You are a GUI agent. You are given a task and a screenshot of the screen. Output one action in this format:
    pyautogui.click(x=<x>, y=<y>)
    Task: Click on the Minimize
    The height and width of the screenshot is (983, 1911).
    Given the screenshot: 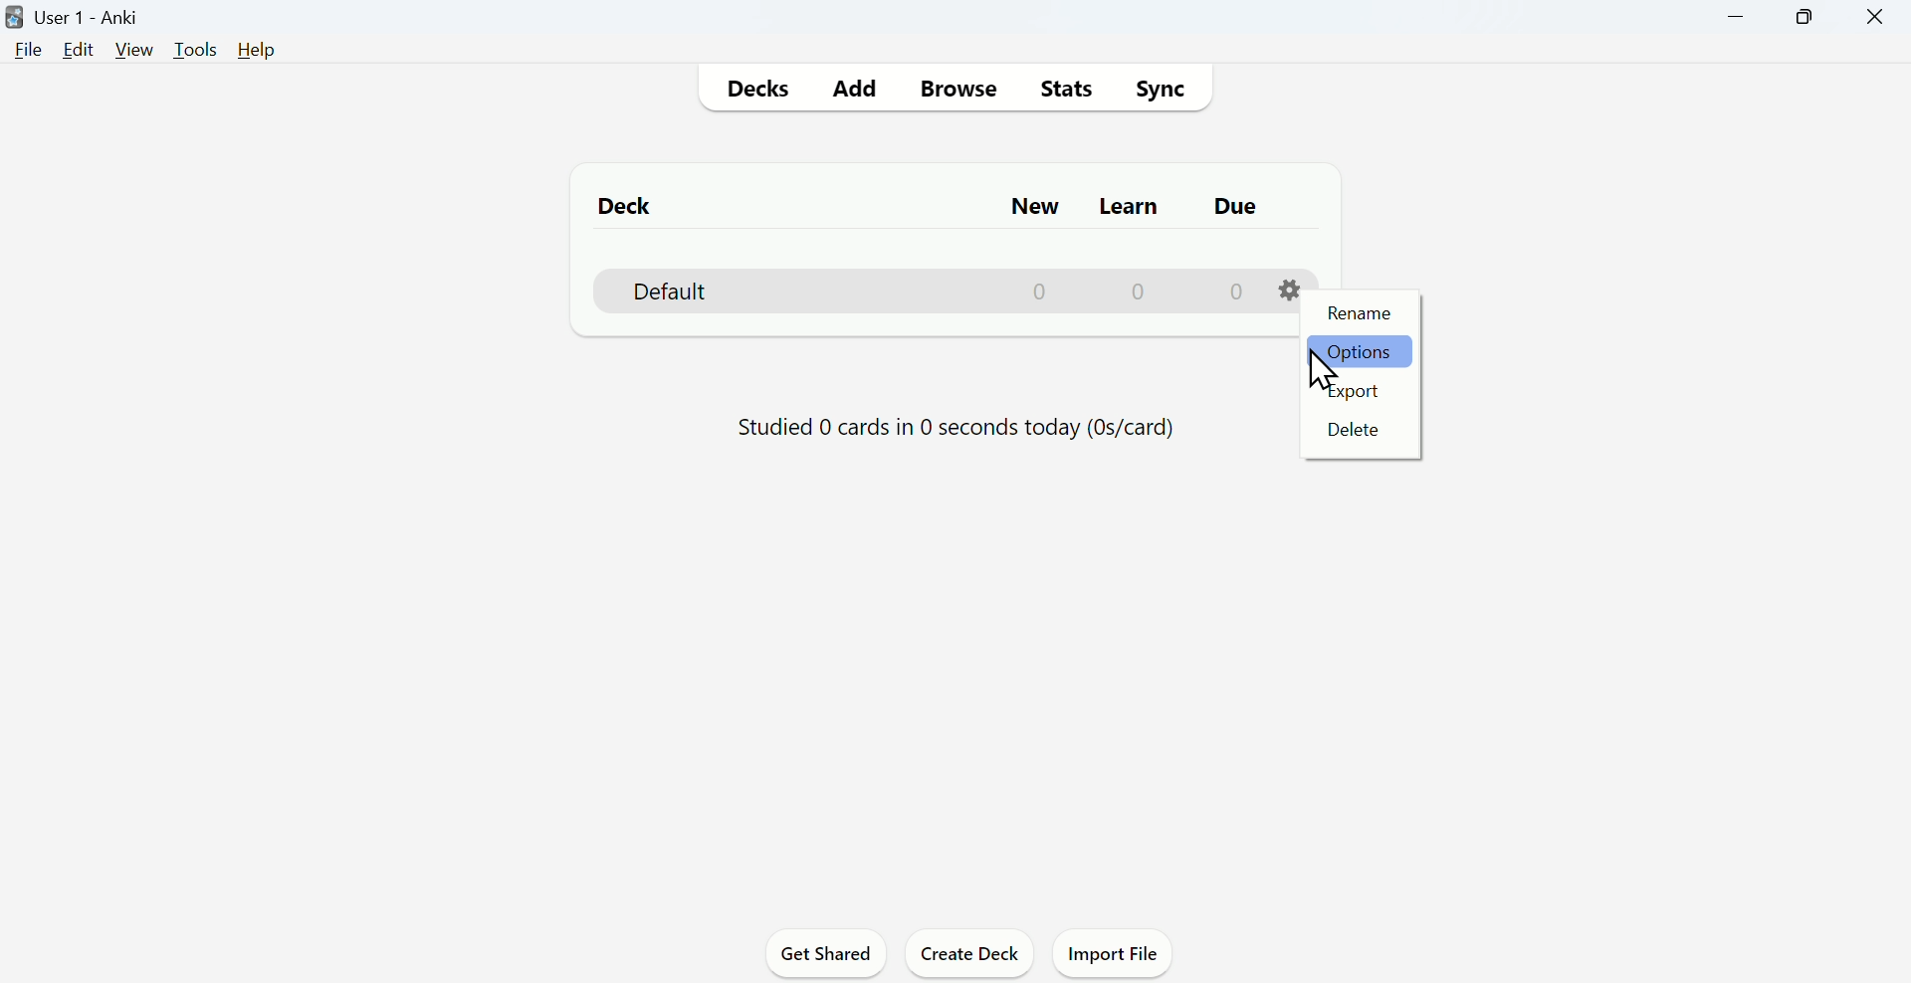 What is the action you would take?
    pyautogui.click(x=1732, y=23)
    